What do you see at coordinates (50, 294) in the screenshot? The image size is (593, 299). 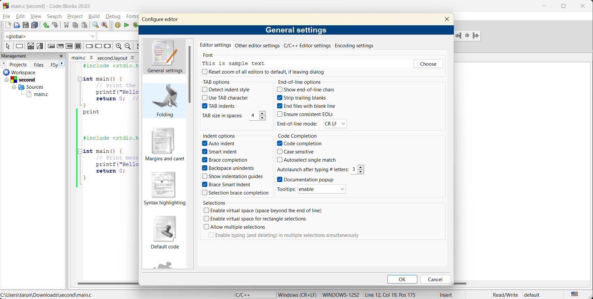 I see `file location` at bounding box center [50, 294].